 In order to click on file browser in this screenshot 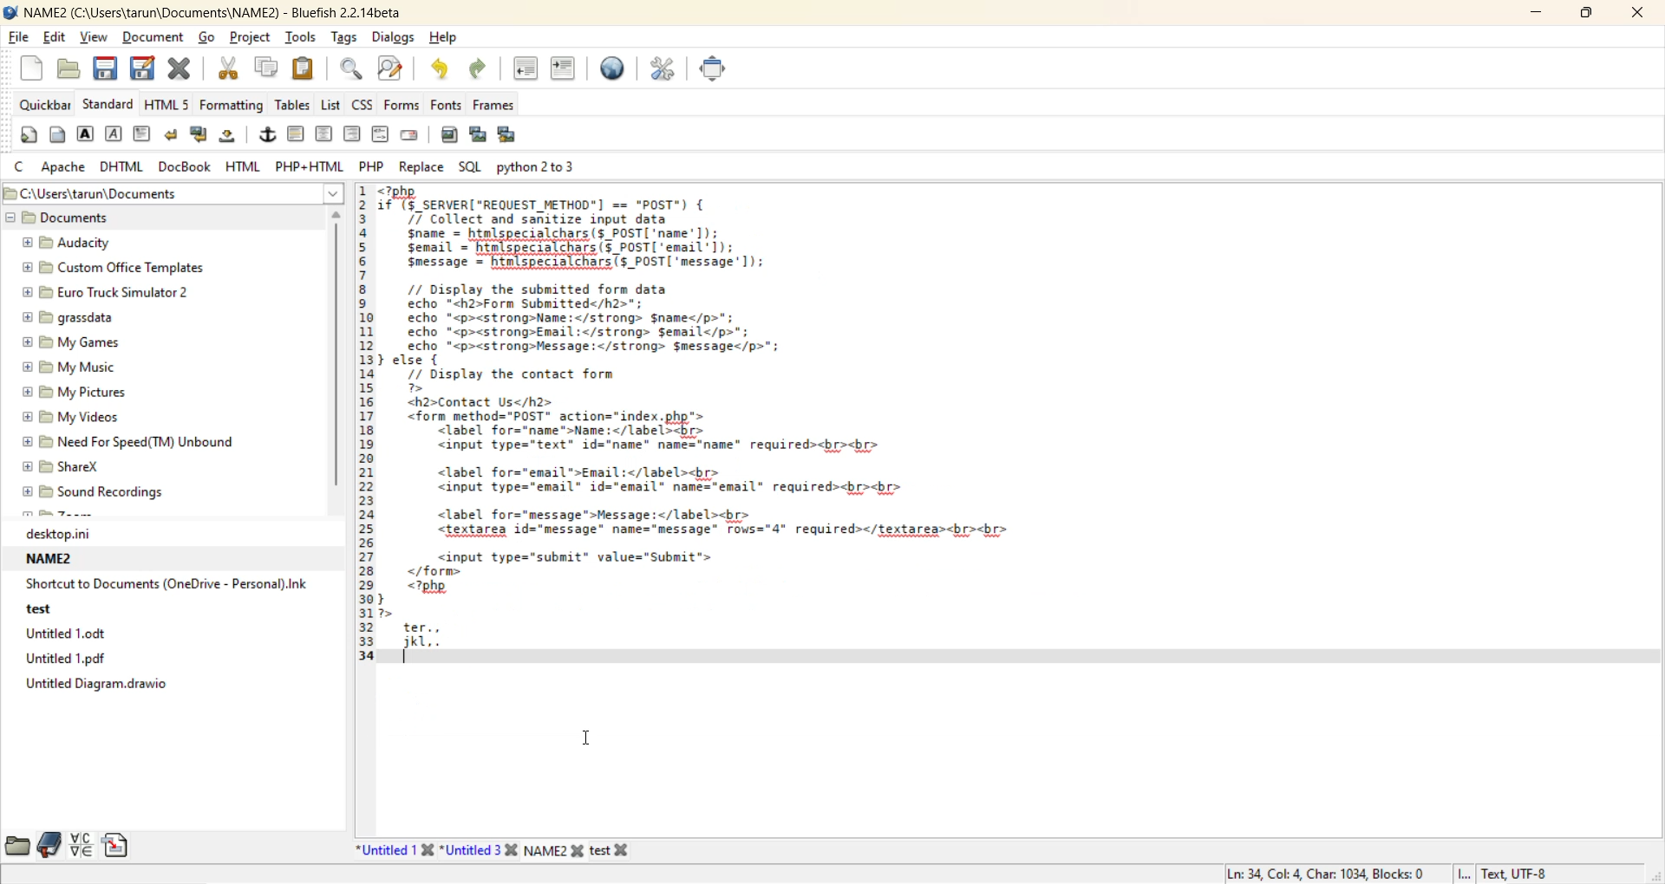, I will do `click(17, 847)`.